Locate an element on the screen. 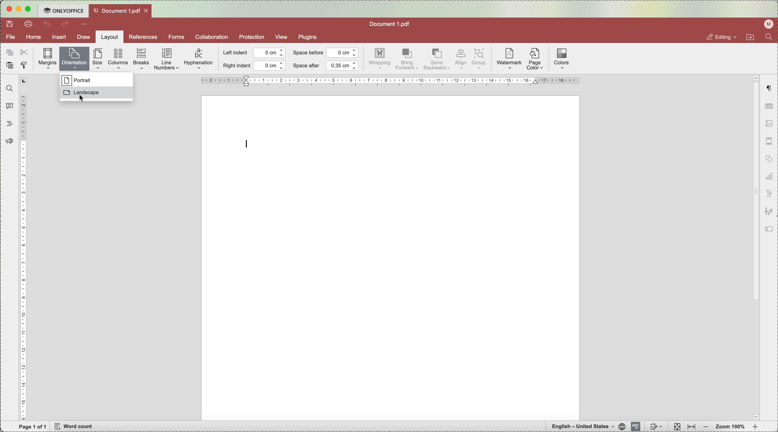 The height and width of the screenshot is (432, 778). space before is located at coordinates (325, 52).